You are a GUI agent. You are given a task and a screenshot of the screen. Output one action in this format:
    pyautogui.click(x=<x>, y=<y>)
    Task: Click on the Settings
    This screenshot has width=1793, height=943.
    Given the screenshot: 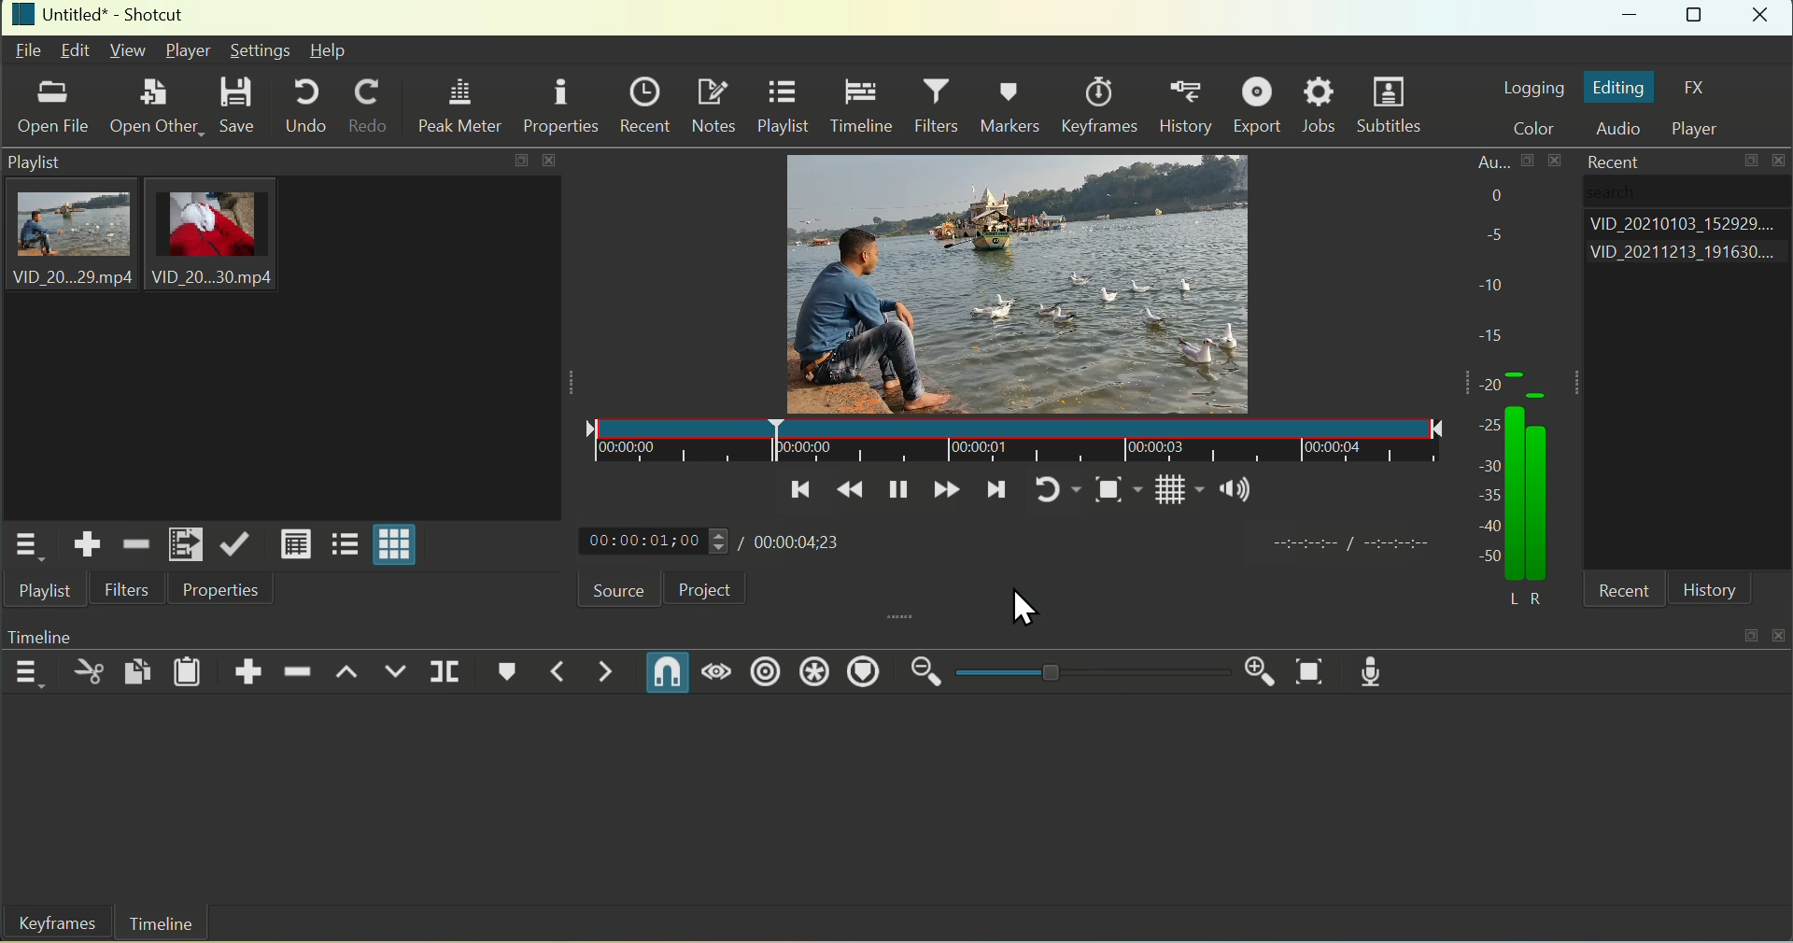 What is the action you would take?
    pyautogui.click(x=260, y=50)
    